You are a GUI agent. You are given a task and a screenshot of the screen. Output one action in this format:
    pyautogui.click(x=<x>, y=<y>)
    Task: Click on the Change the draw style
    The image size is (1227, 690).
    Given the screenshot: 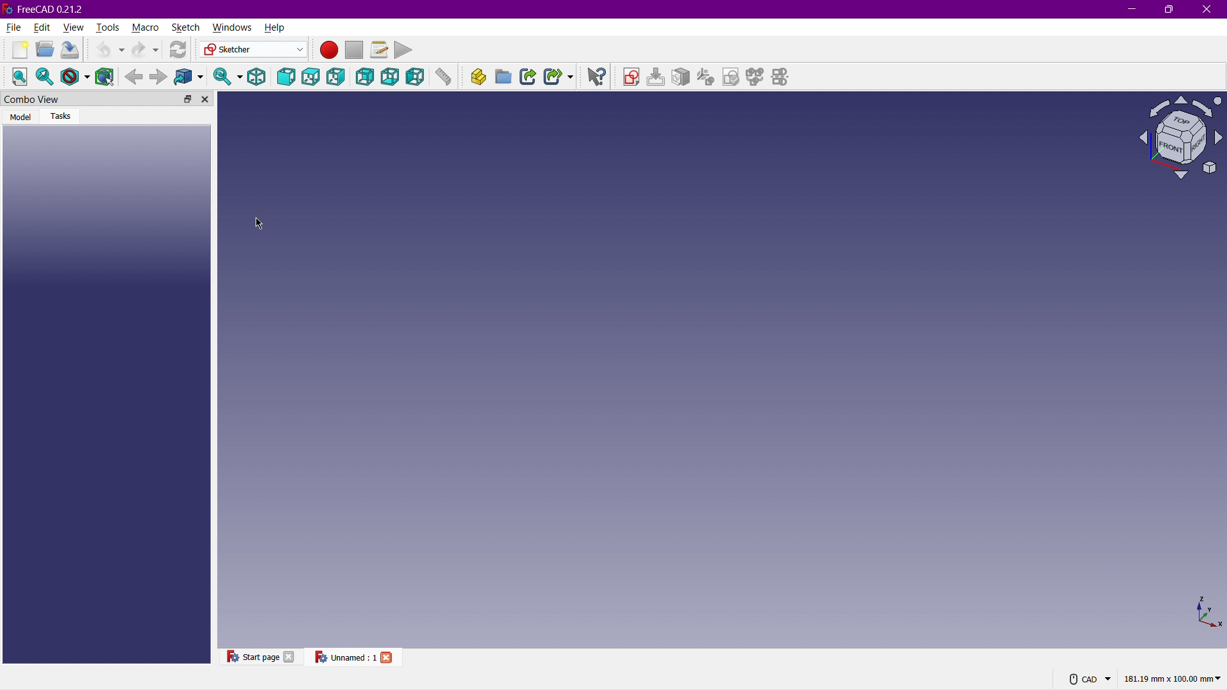 What is the action you would take?
    pyautogui.click(x=74, y=76)
    